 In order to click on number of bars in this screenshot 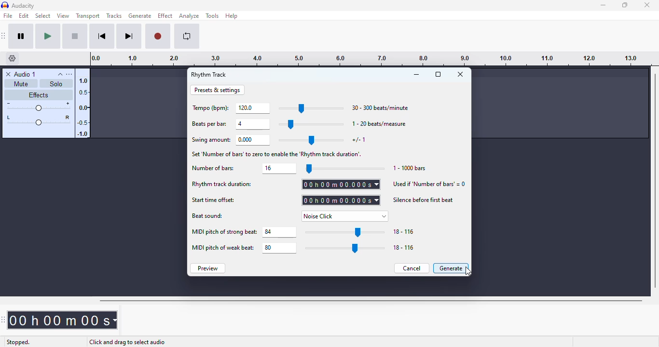, I will do `click(213, 168)`.